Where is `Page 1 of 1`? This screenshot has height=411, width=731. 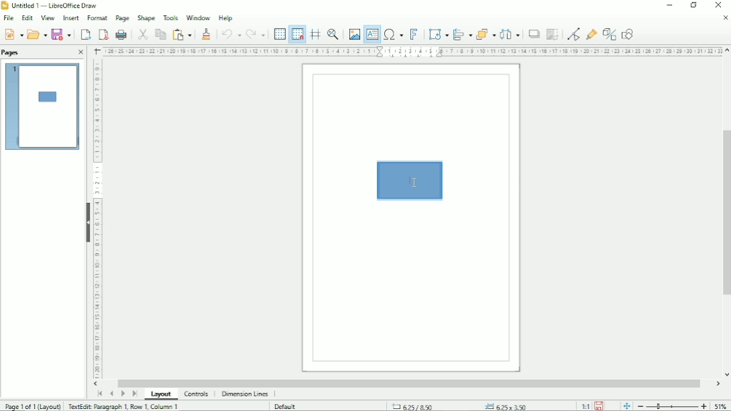 Page 1 of 1 is located at coordinates (33, 406).